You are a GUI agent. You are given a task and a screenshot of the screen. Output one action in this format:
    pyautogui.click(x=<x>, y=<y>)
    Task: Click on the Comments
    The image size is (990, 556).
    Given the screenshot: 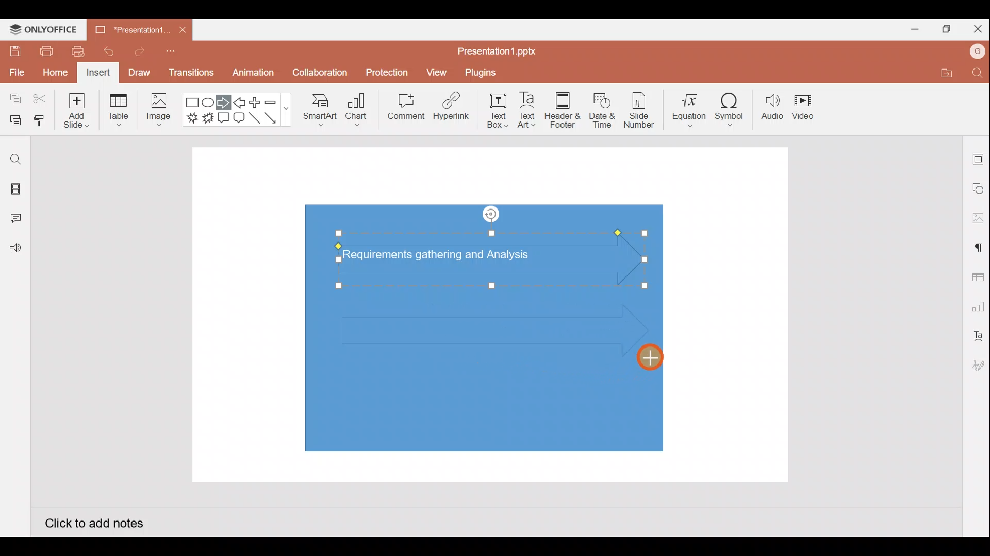 What is the action you would take?
    pyautogui.click(x=18, y=219)
    